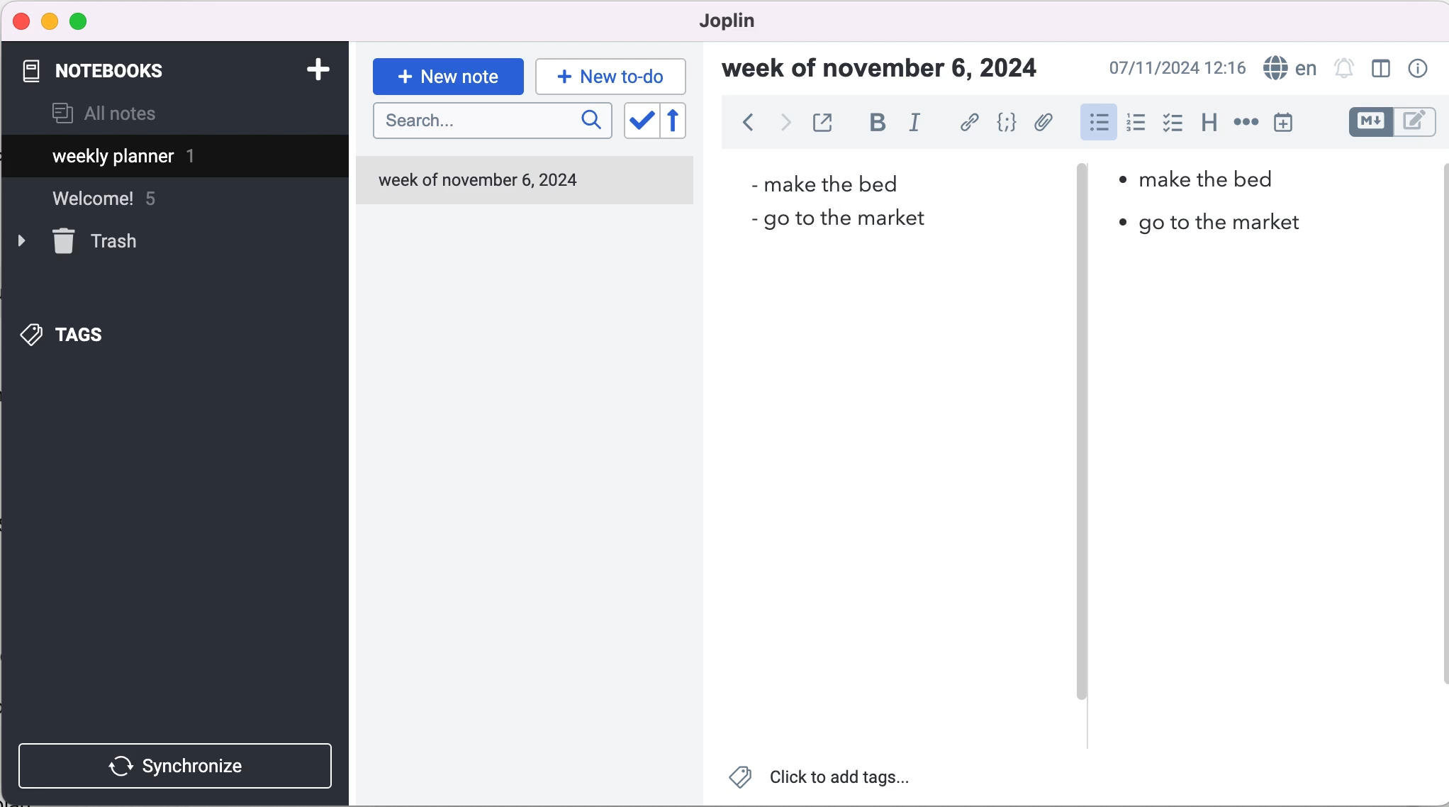 The width and height of the screenshot is (1449, 807). Describe the element at coordinates (1286, 123) in the screenshot. I see `insert time` at that location.